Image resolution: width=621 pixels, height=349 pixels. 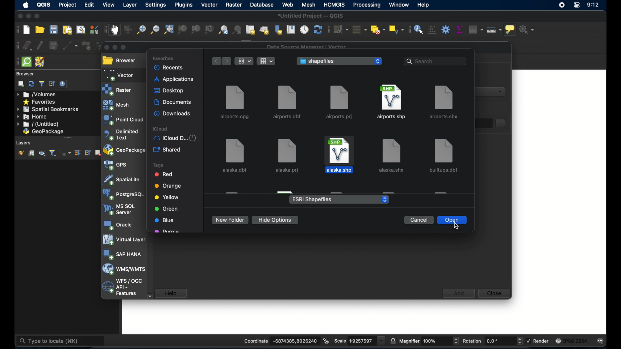 What do you see at coordinates (41, 84) in the screenshot?
I see `filter browser` at bounding box center [41, 84].